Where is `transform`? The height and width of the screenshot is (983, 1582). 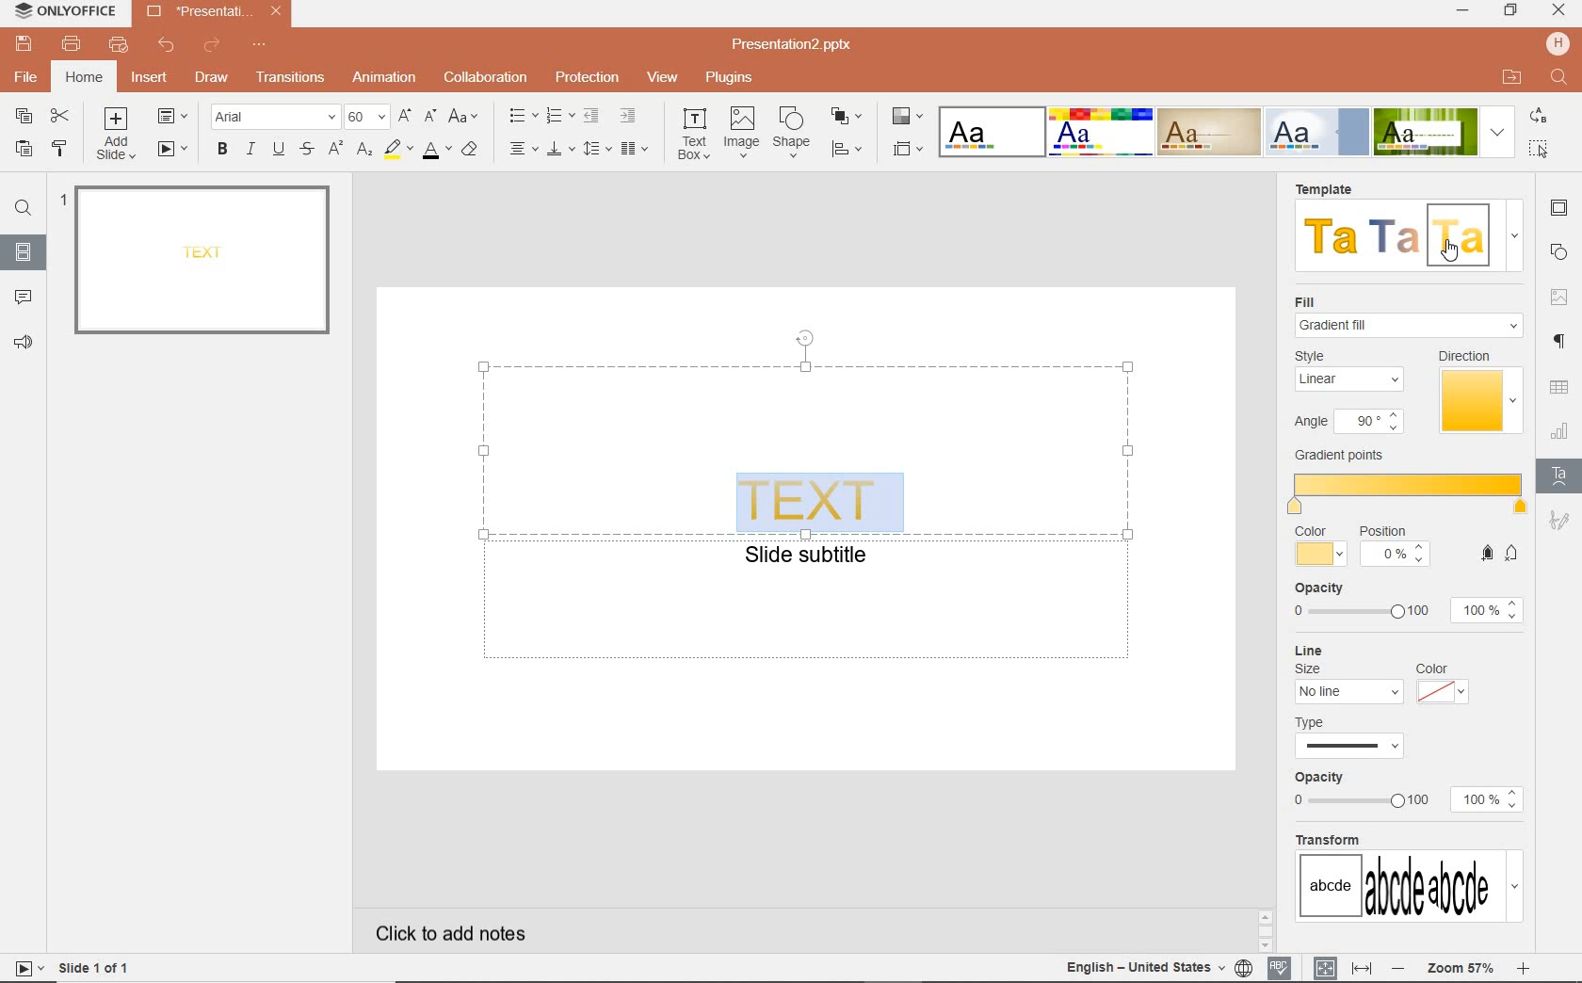 transform is located at coordinates (1413, 878).